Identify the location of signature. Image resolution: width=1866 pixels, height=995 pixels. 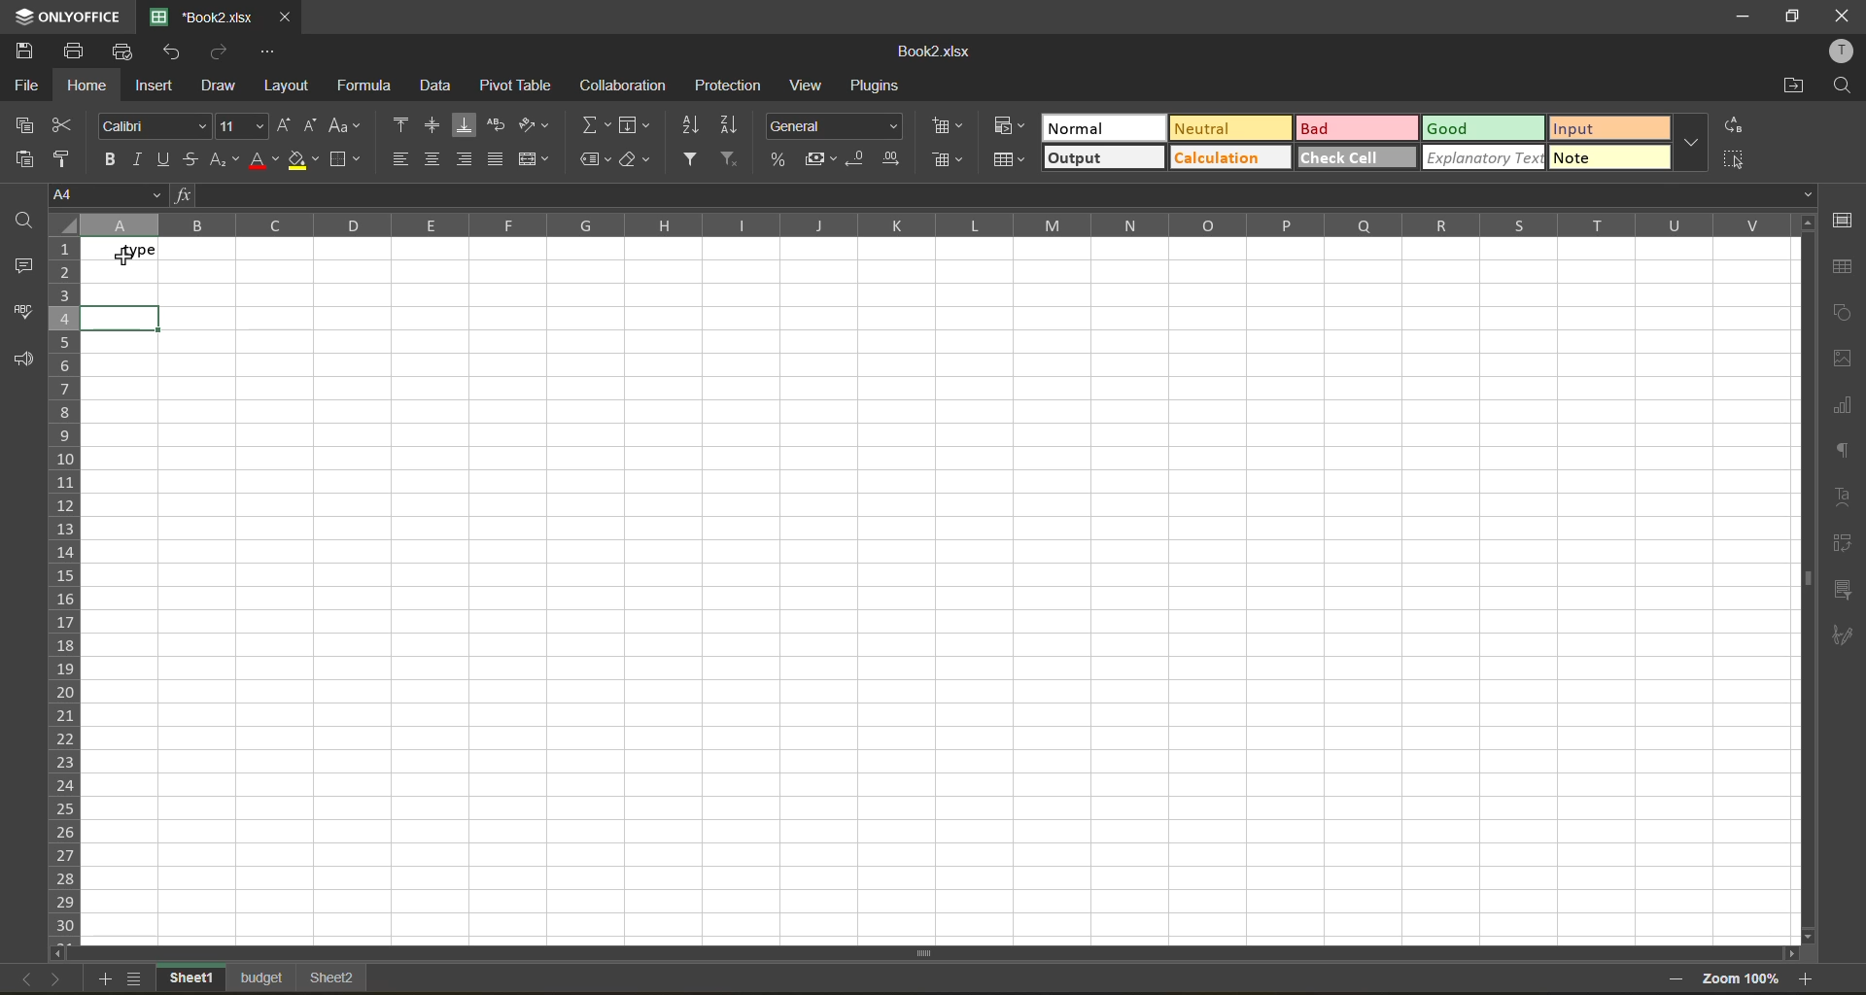
(1848, 639).